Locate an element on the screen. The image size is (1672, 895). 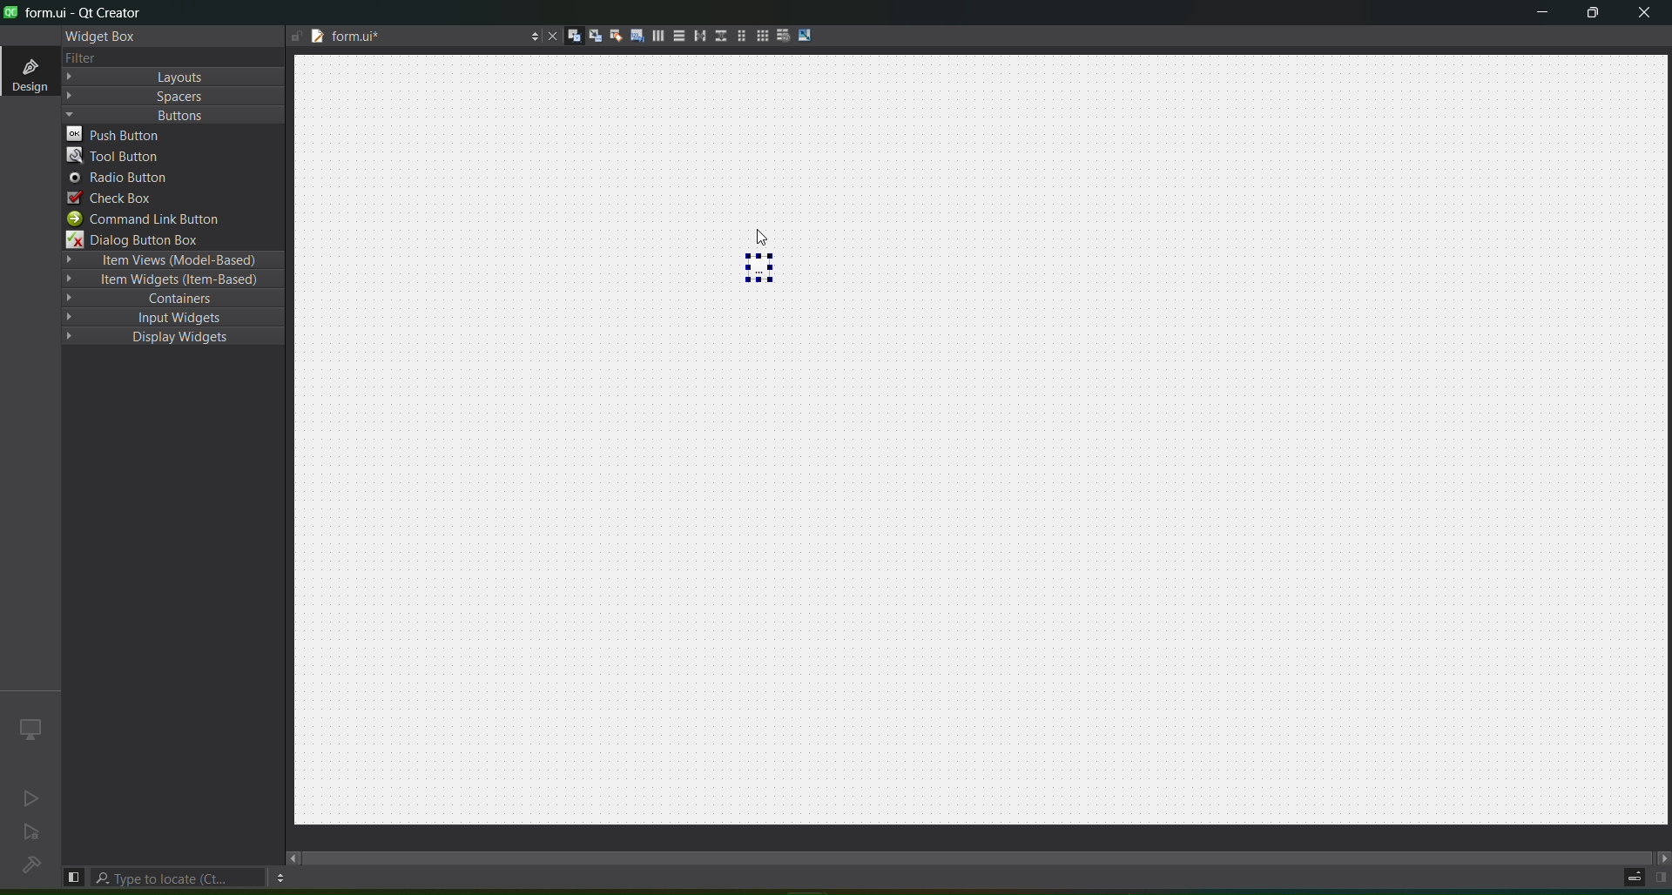
Item Views is located at coordinates (174, 259).